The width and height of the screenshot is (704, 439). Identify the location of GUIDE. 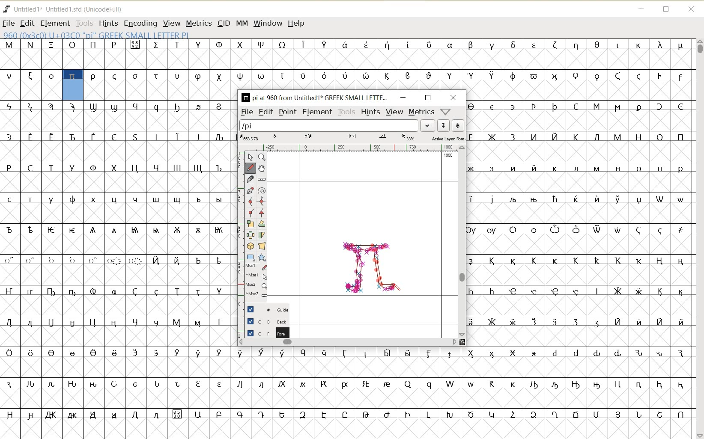
(264, 309).